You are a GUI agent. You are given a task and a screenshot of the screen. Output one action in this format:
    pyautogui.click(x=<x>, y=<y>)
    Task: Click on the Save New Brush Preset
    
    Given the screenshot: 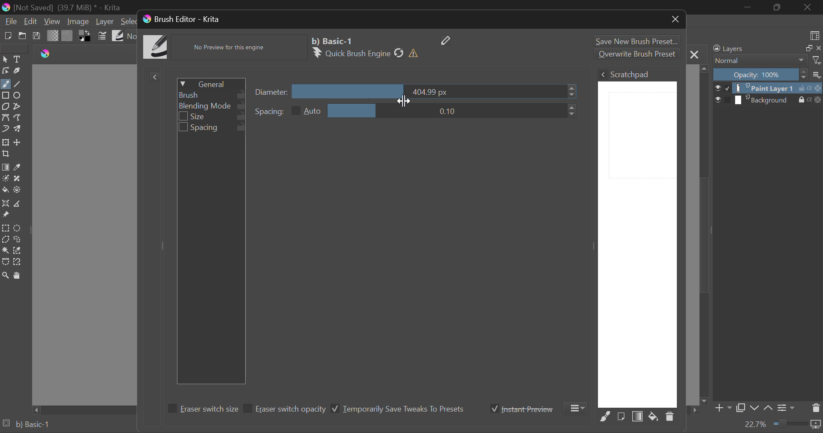 What is the action you would take?
    pyautogui.click(x=635, y=40)
    